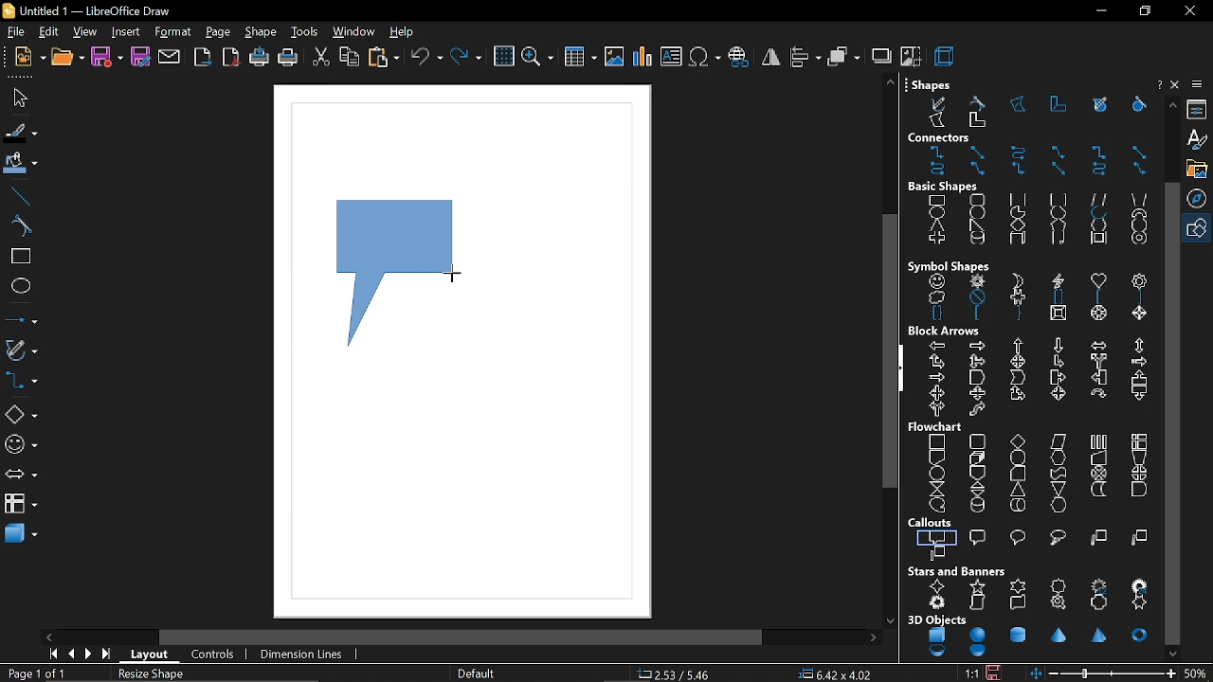 This screenshot has height=682, width=1213. Describe the element at coordinates (21, 163) in the screenshot. I see `fill color` at that location.